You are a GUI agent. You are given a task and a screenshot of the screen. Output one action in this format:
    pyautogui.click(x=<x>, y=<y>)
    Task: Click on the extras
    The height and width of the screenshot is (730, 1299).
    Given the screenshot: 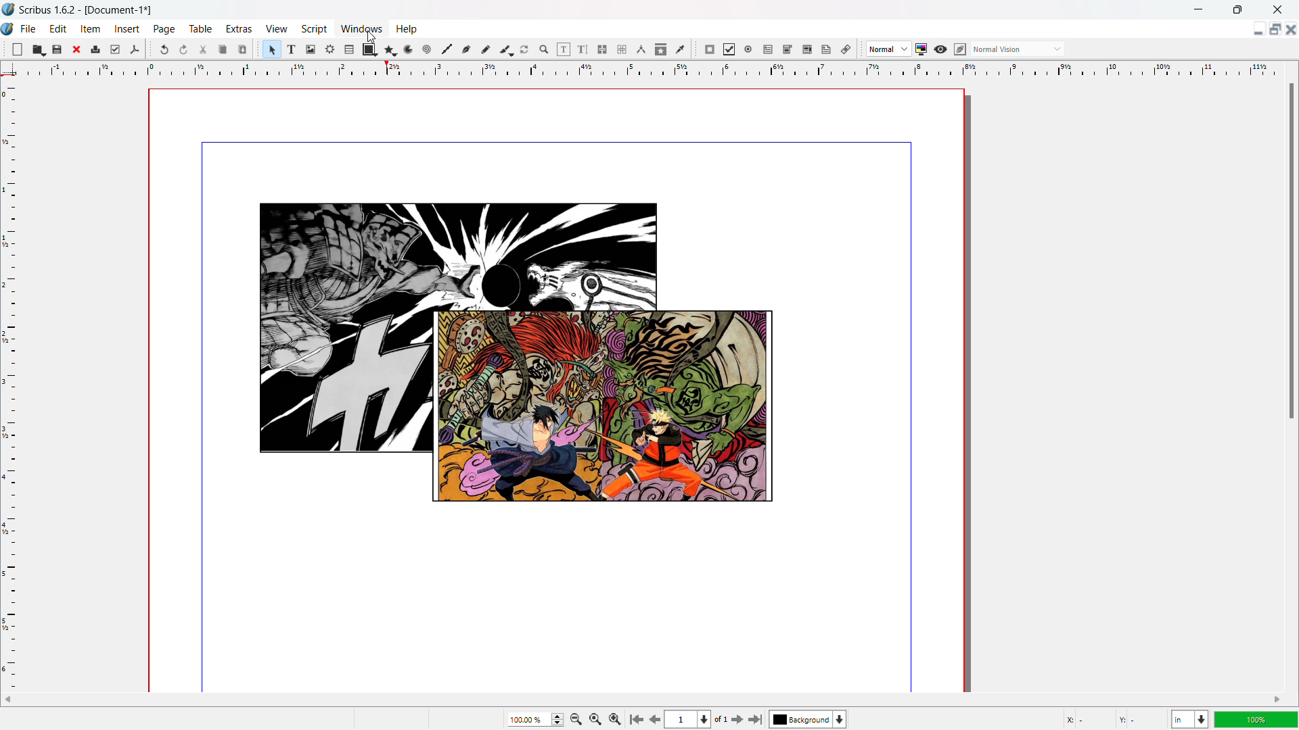 What is the action you would take?
    pyautogui.click(x=239, y=28)
    